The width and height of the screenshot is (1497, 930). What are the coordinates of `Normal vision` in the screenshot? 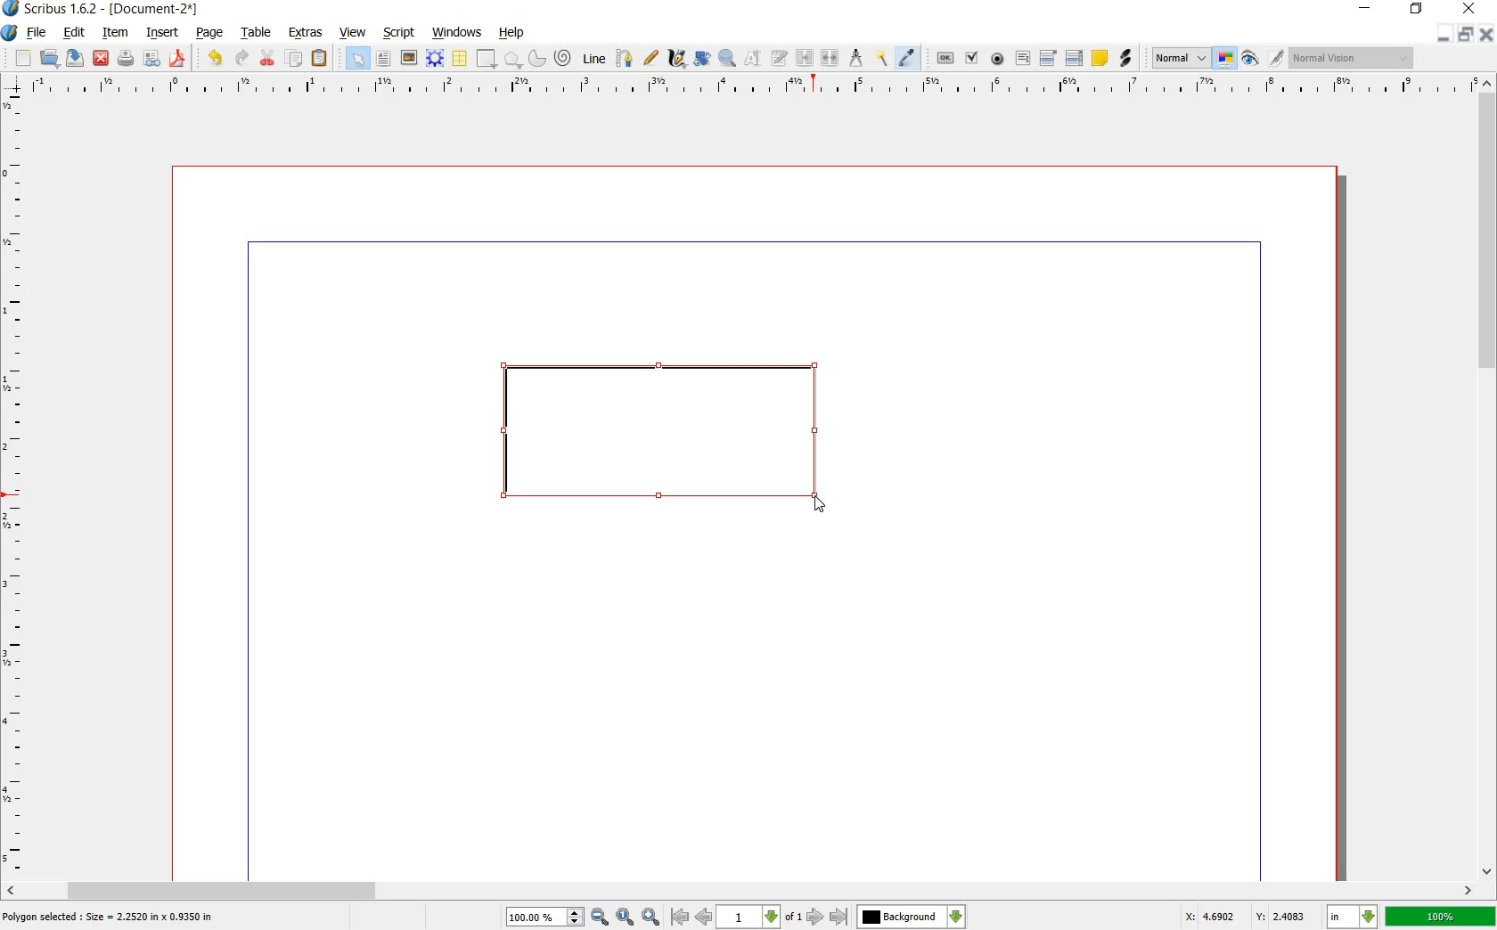 It's located at (1350, 58).